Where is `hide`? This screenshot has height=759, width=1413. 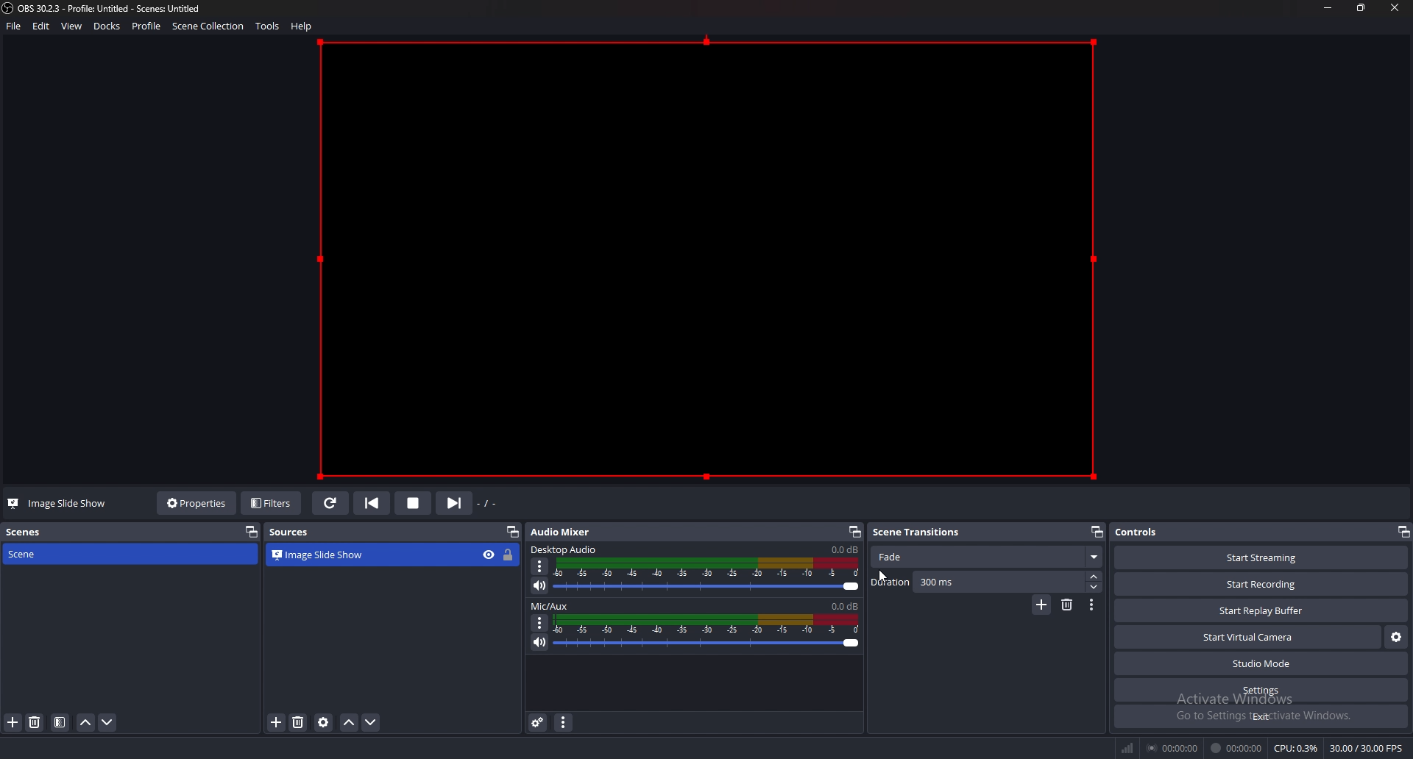 hide is located at coordinates (488, 555).